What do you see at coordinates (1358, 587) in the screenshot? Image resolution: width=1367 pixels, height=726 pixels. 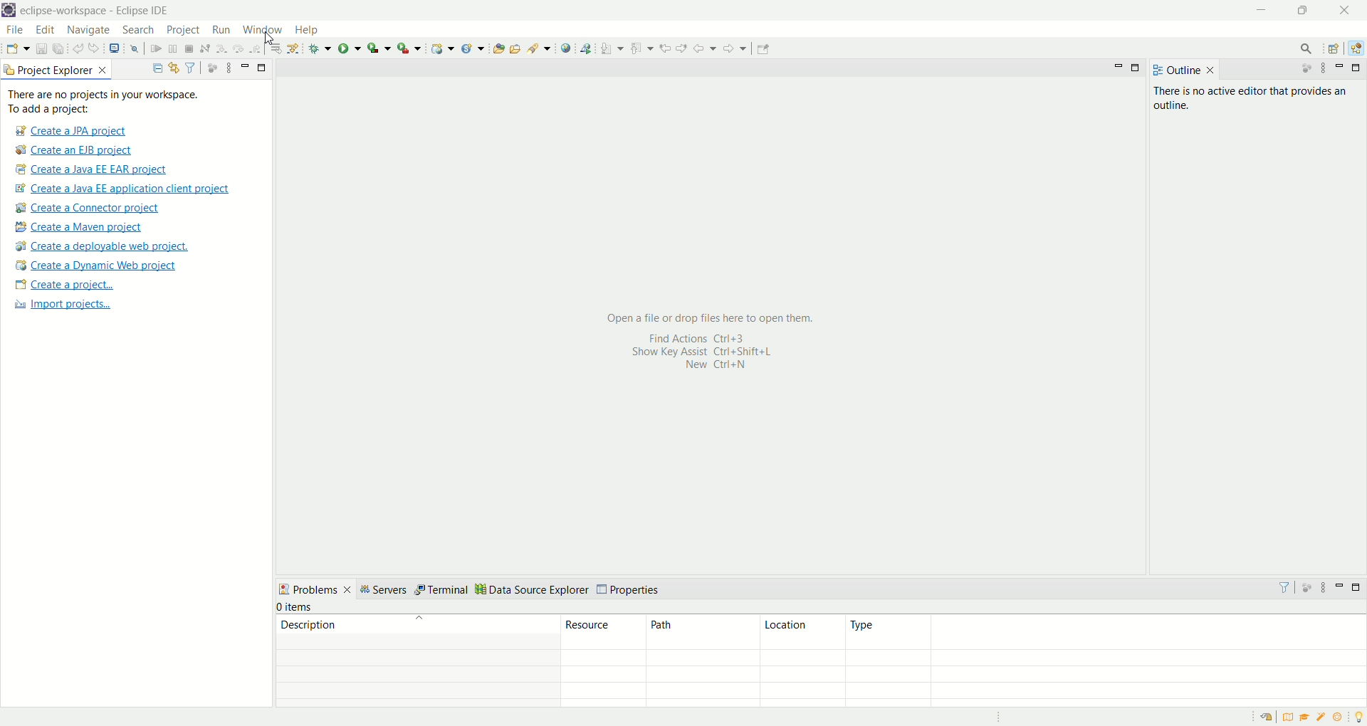 I see `maximize` at bounding box center [1358, 587].